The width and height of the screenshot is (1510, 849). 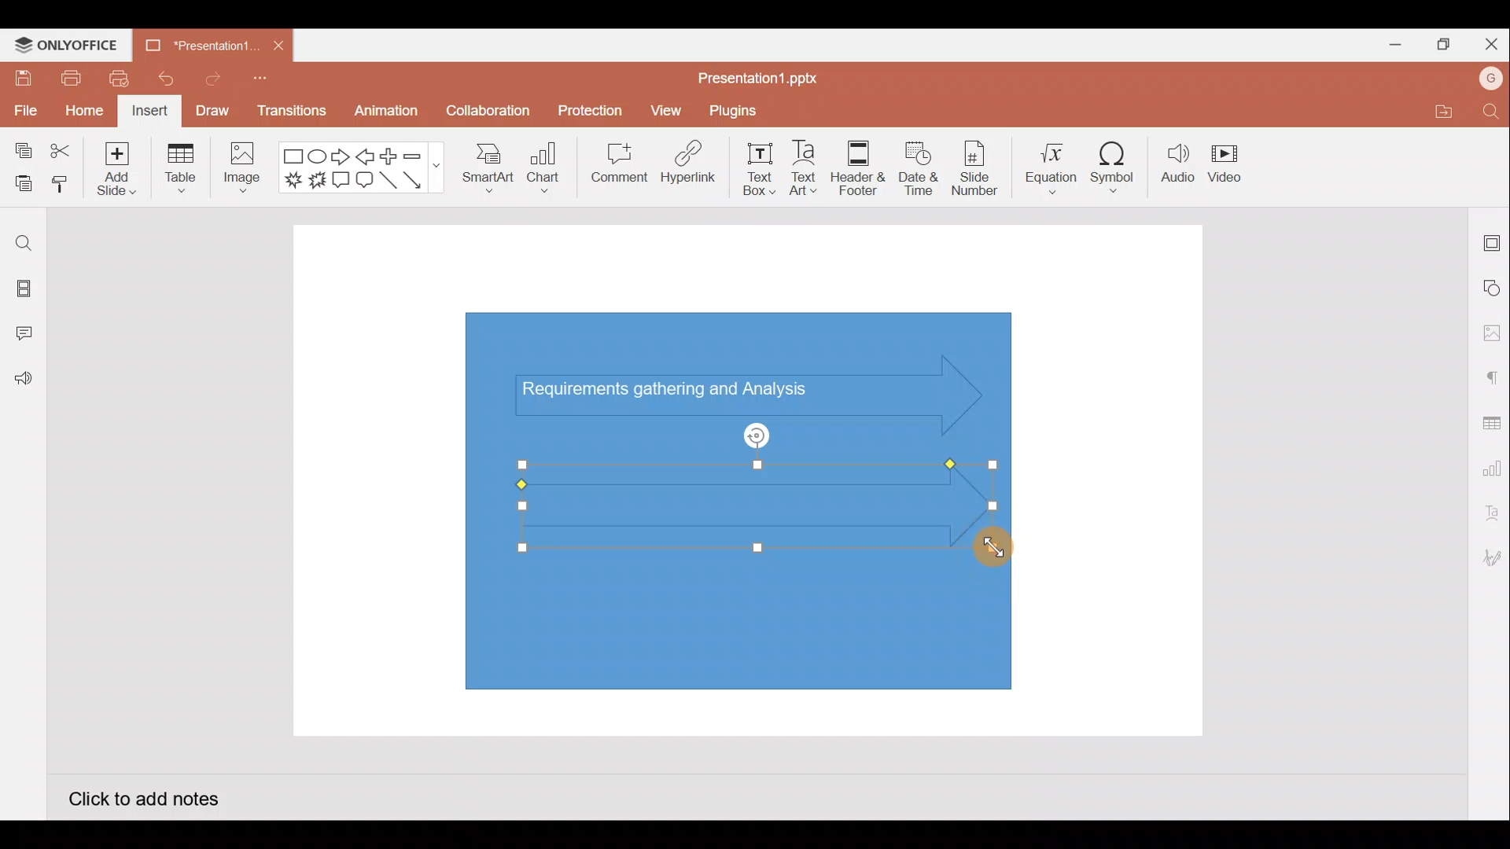 What do you see at coordinates (764, 73) in the screenshot?
I see `Presentation1.pptx` at bounding box center [764, 73].